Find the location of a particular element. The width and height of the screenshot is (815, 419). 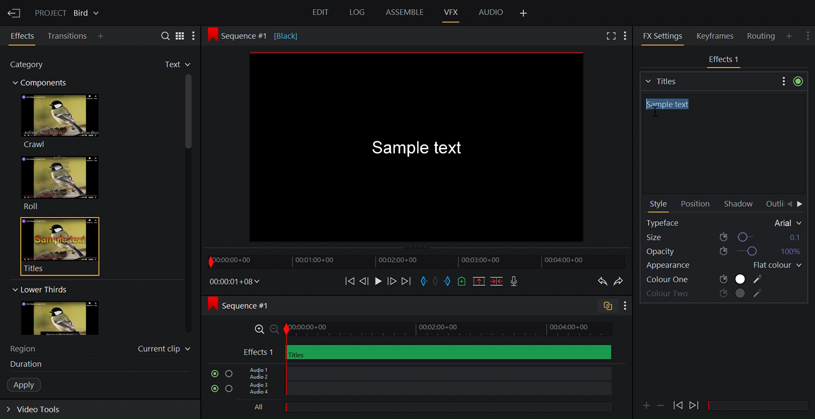

Solo this track is located at coordinates (229, 374).